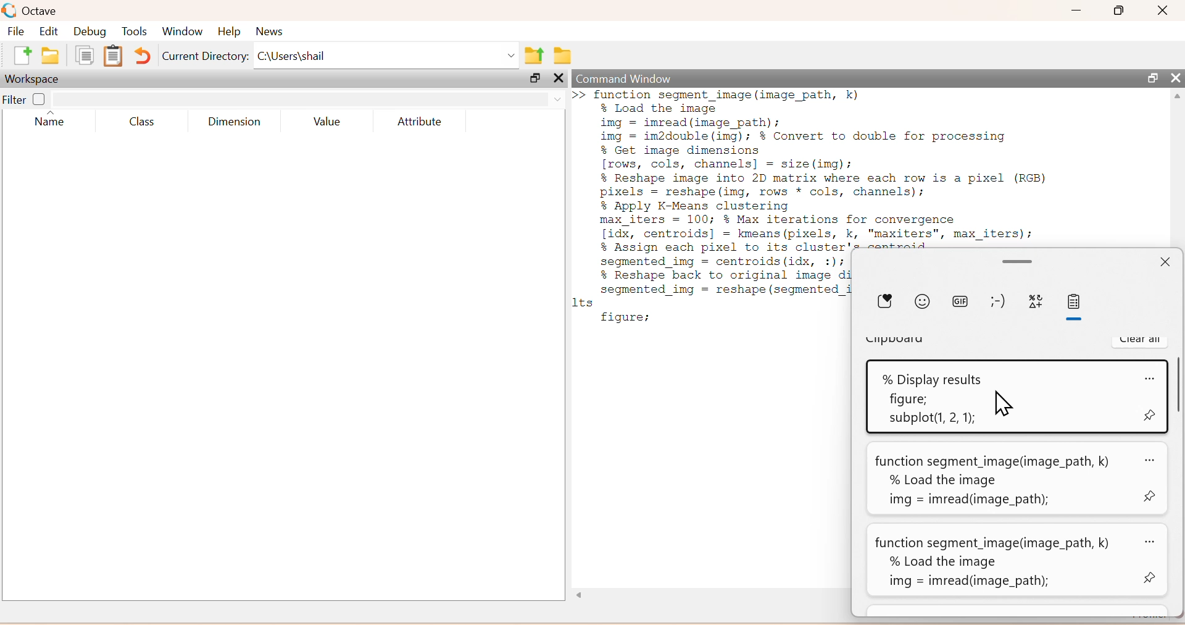 This screenshot has width=1185, height=625. What do you see at coordinates (533, 78) in the screenshot?
I see `Maximize` at bounding box center [533, 78].